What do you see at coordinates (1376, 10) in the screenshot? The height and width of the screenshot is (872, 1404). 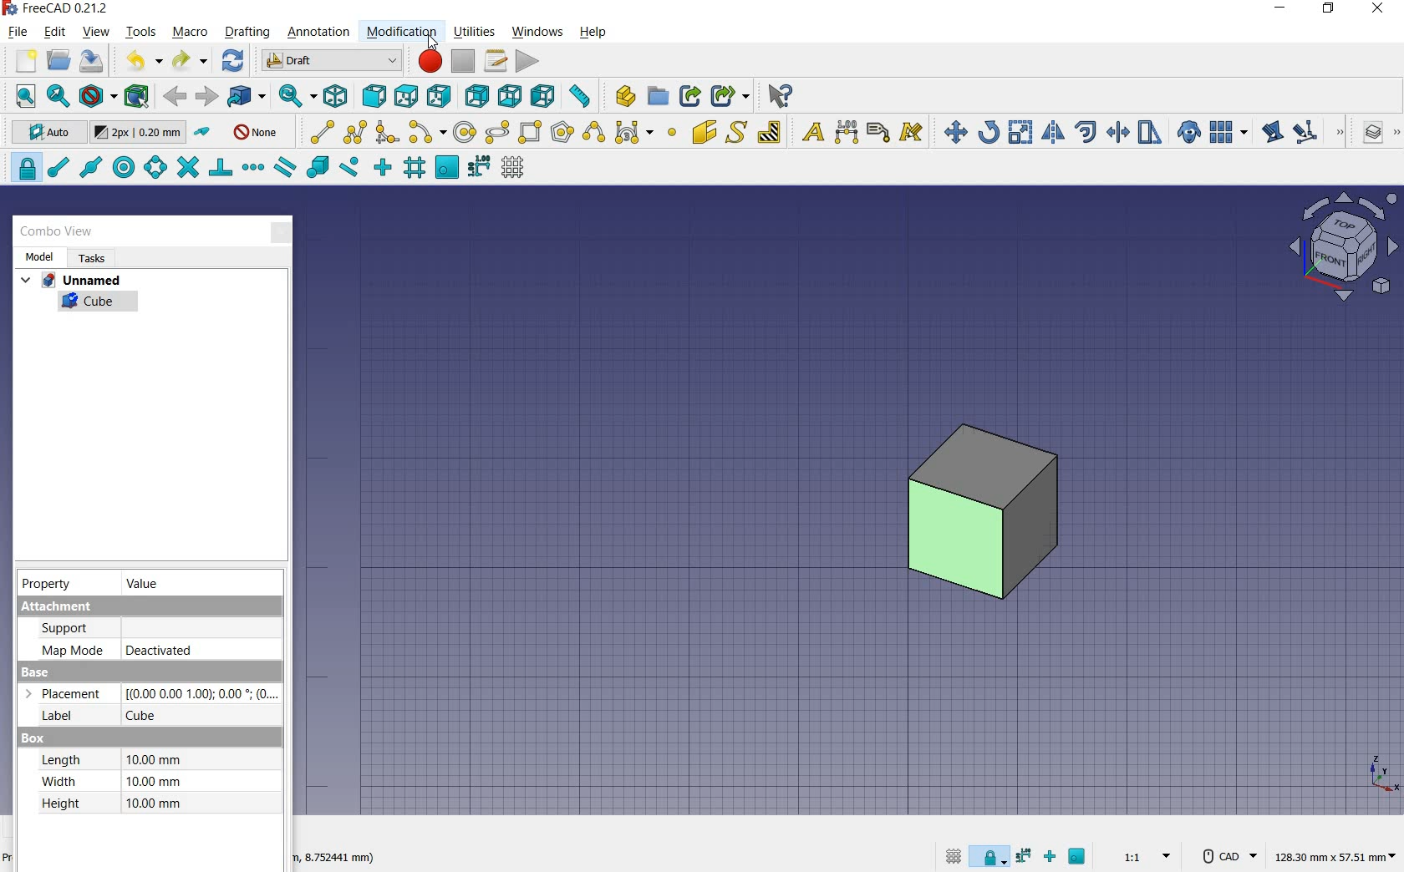 I see `close` at bounding box center [1376, 10].